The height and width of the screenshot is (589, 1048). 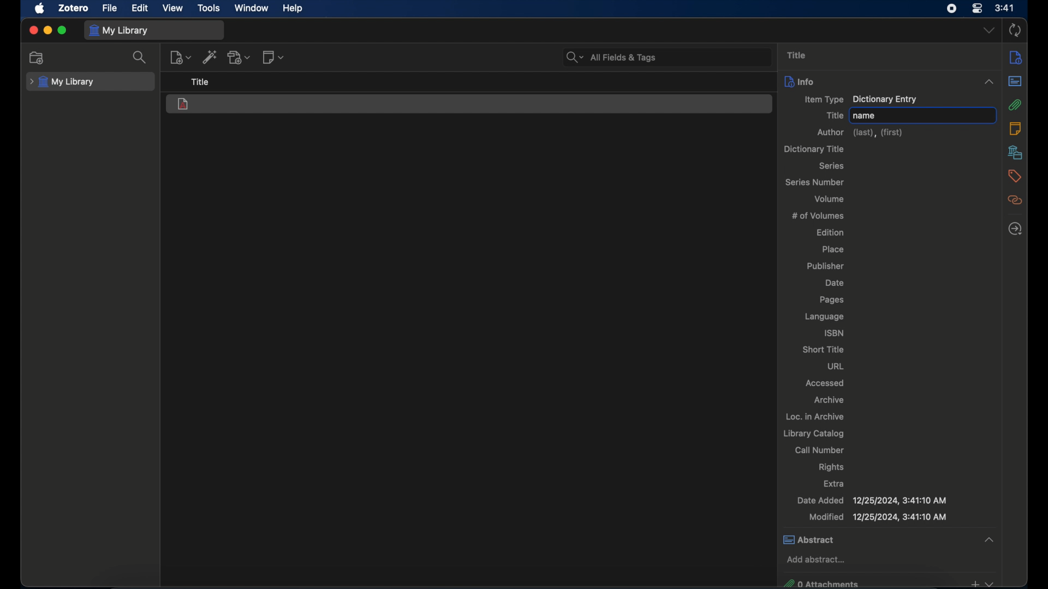 What do you see at coordinates (140, 57) in the screenshot?
I see `search` at bounding box center [140, 57].